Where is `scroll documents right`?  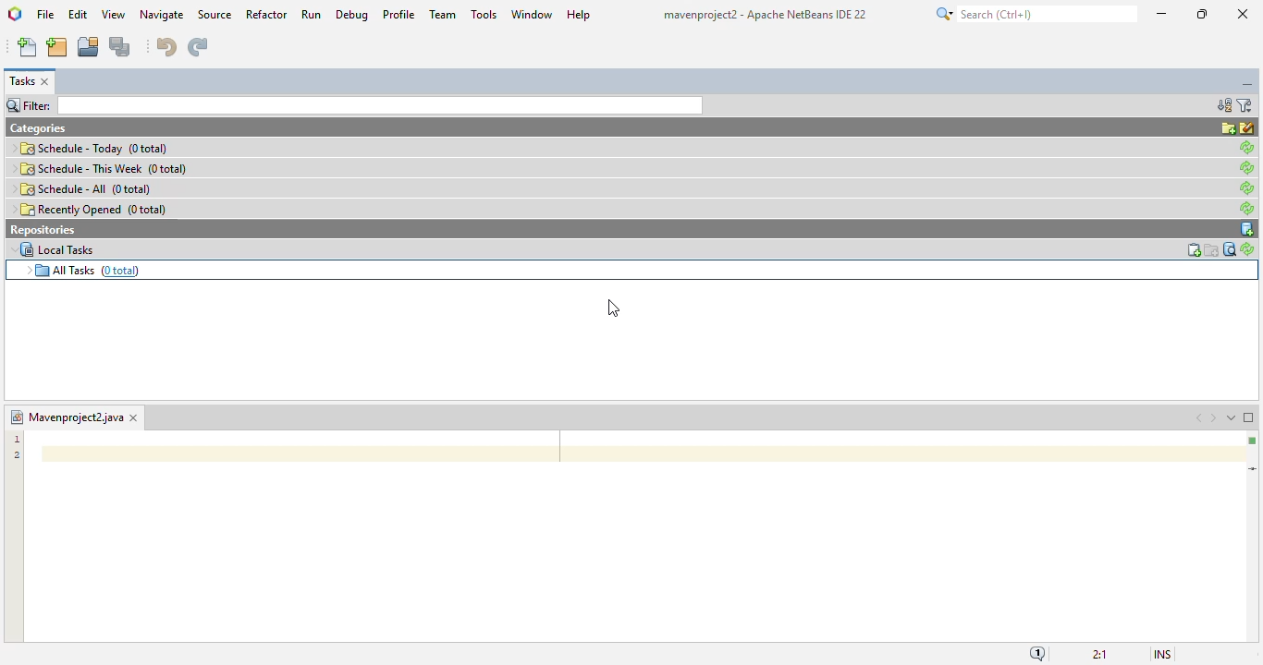 scroll documents right is located at coordinates (1216, 418).